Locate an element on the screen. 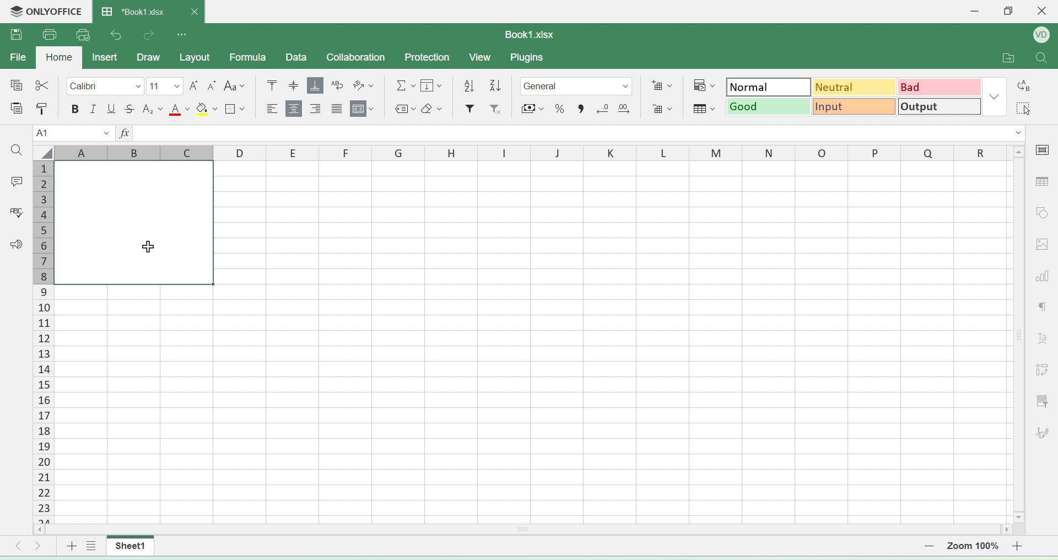 The height and width of the screenshot is (560, 1058). paste is located at coordinates (18, 110).